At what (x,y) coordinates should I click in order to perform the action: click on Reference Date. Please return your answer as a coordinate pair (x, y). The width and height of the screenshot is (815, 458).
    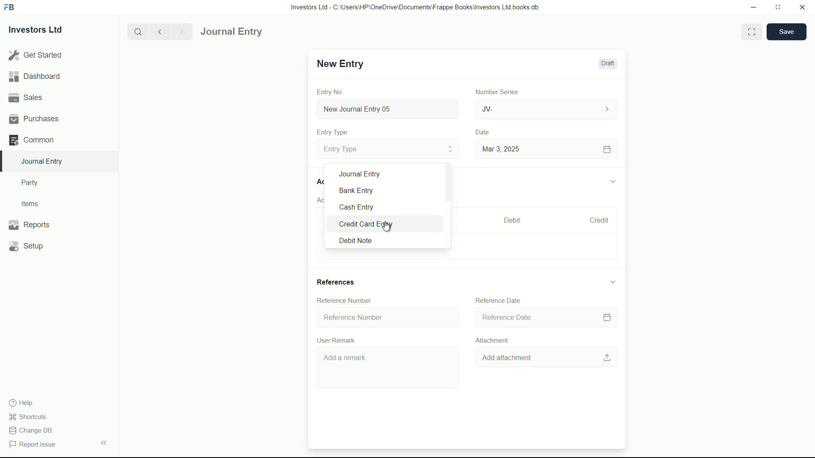
    Looking at the image, I should click on (543, 318).